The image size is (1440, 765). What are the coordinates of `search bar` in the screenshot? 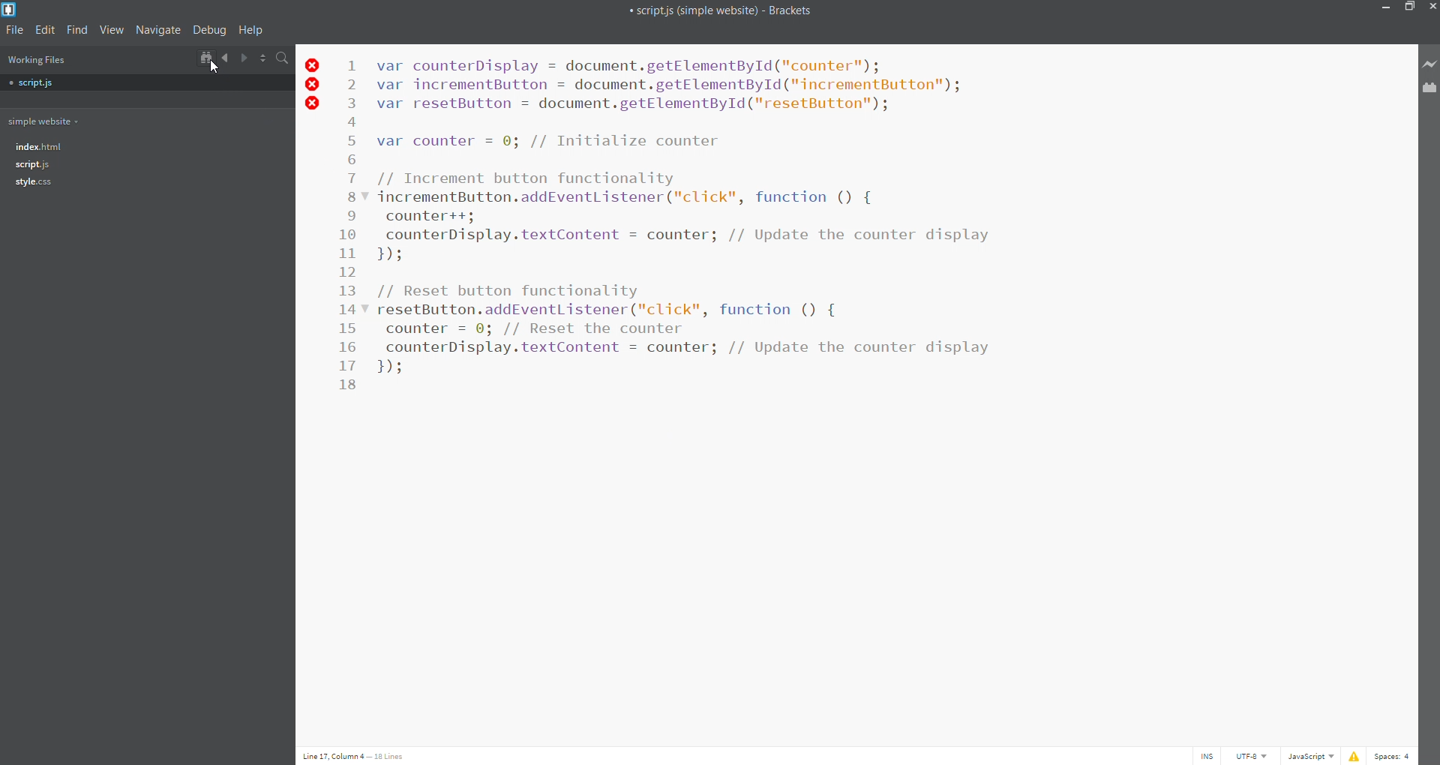 It's located at (281, 58).